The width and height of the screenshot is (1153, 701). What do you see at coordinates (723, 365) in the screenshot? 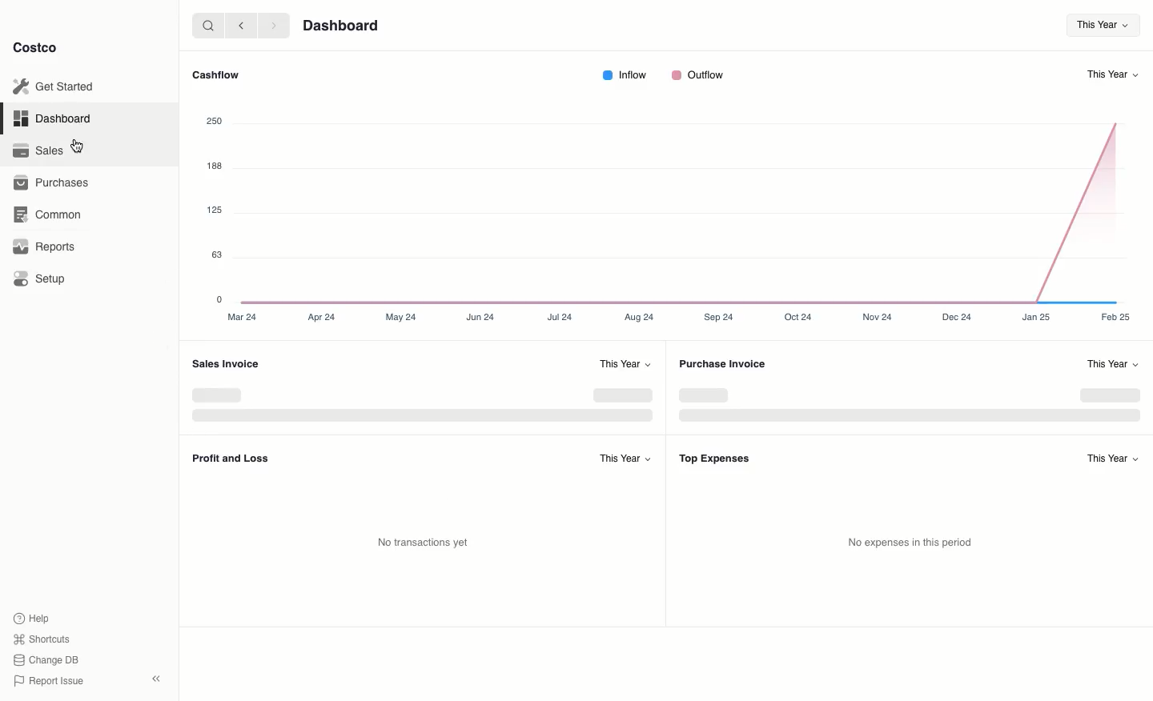
I see `Purchase Invoice` at bounding box center [723, 365].